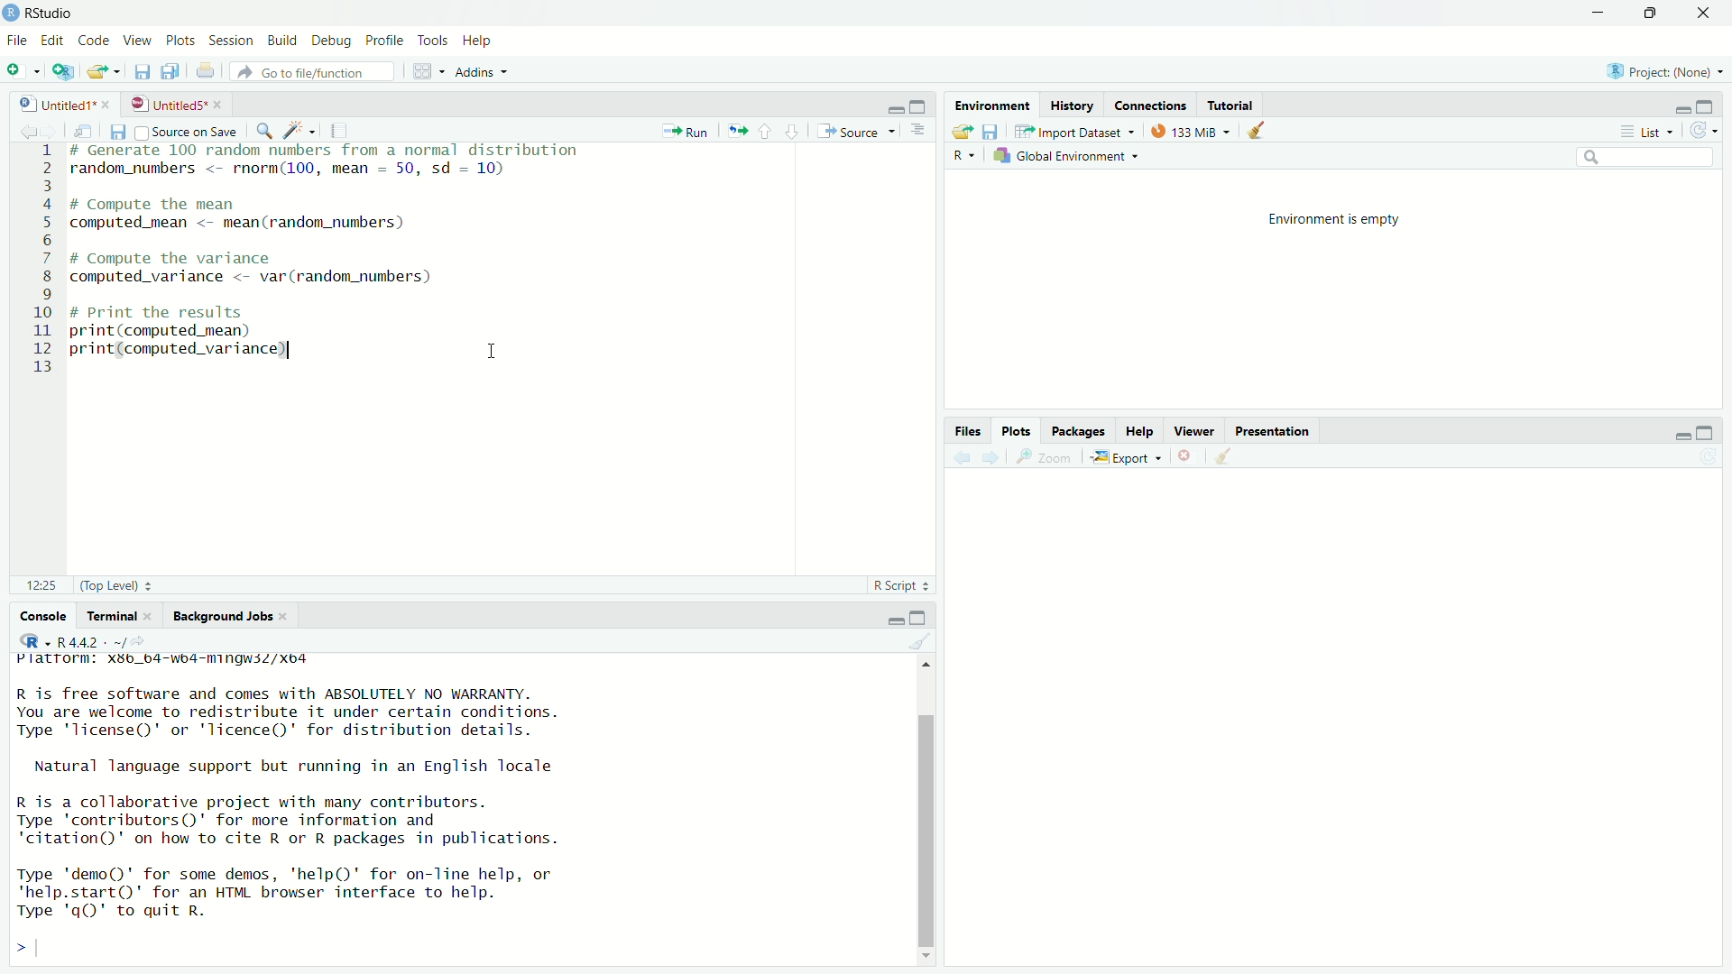 The width and height of the screenshot is (1732, 974). Describe the element at coordinates (170, 71) in the screenshot. I see `save all open document` at that location.